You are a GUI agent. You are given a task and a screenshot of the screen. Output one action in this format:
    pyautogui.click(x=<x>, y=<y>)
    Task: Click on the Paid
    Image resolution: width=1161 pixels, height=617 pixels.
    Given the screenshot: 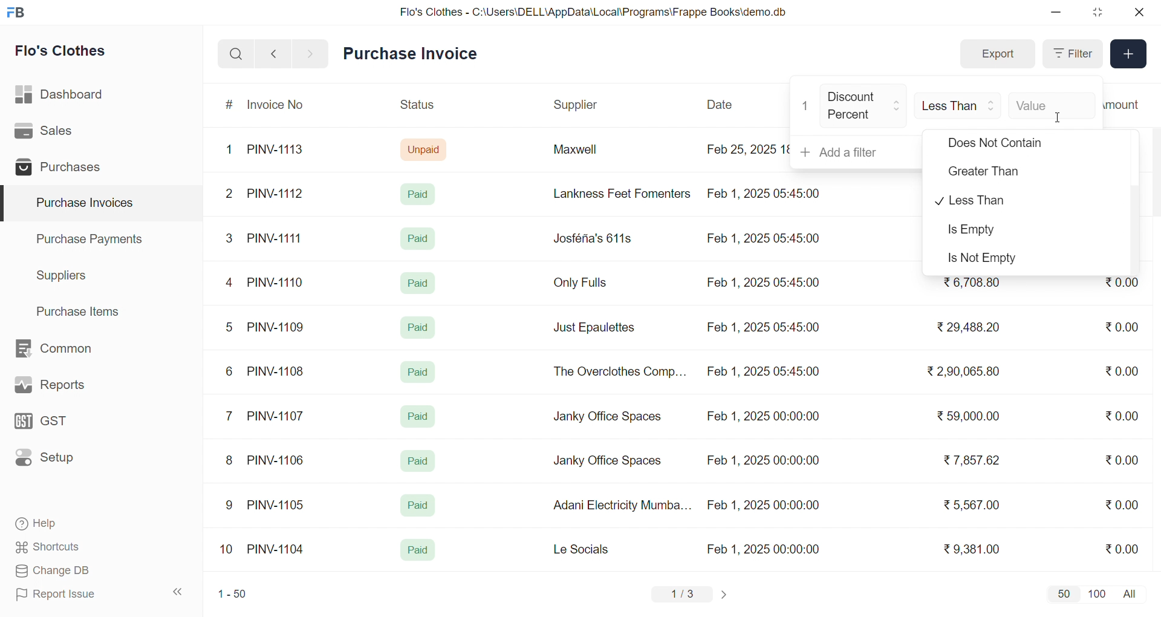 What is the action you would take?
    pyautogui.click(x=417, y=506)
    